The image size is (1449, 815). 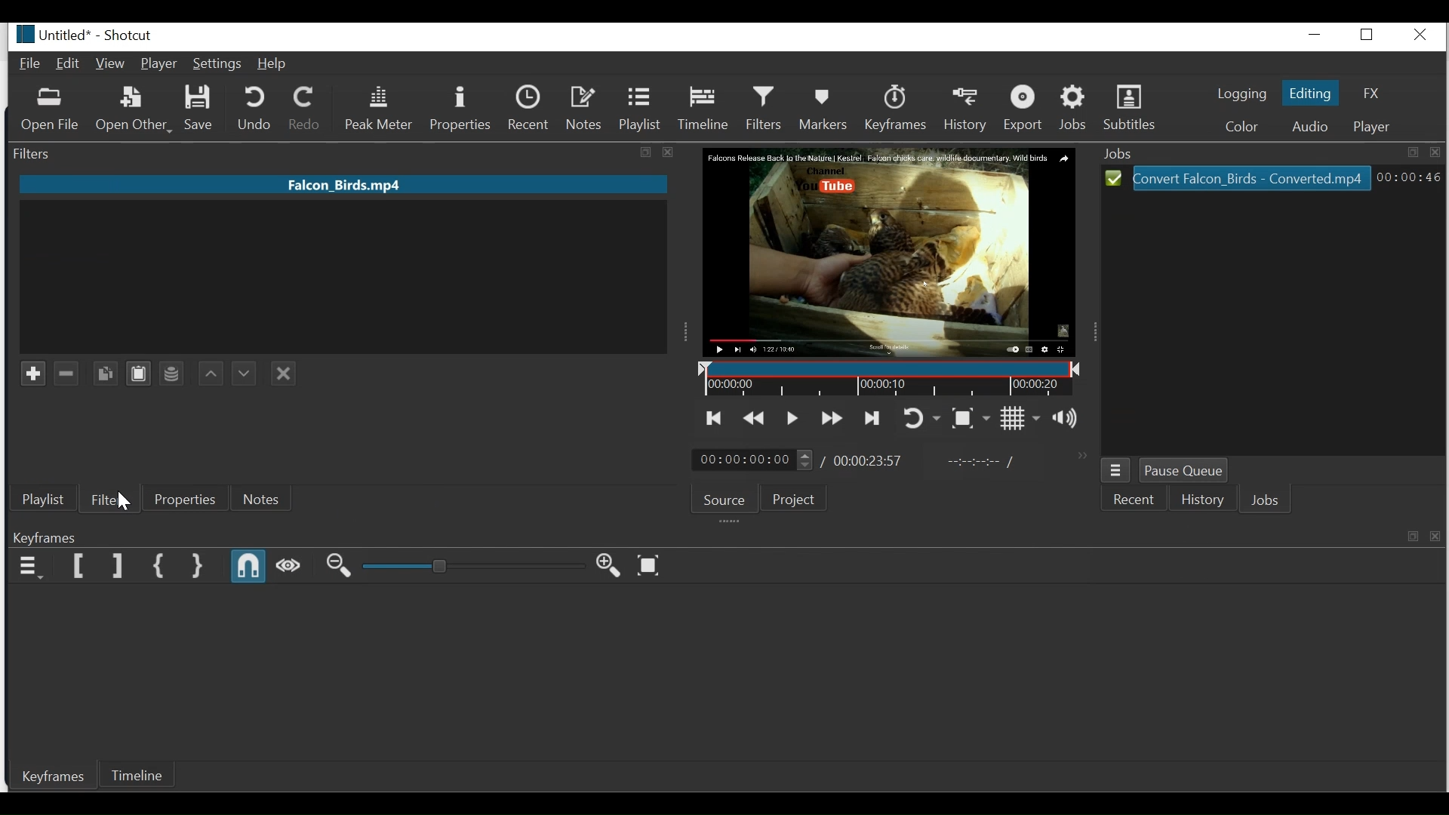 What do you see at coordinates (254, 109) in the screenshot?
I see `Undo` at bounding box center [254, 109].